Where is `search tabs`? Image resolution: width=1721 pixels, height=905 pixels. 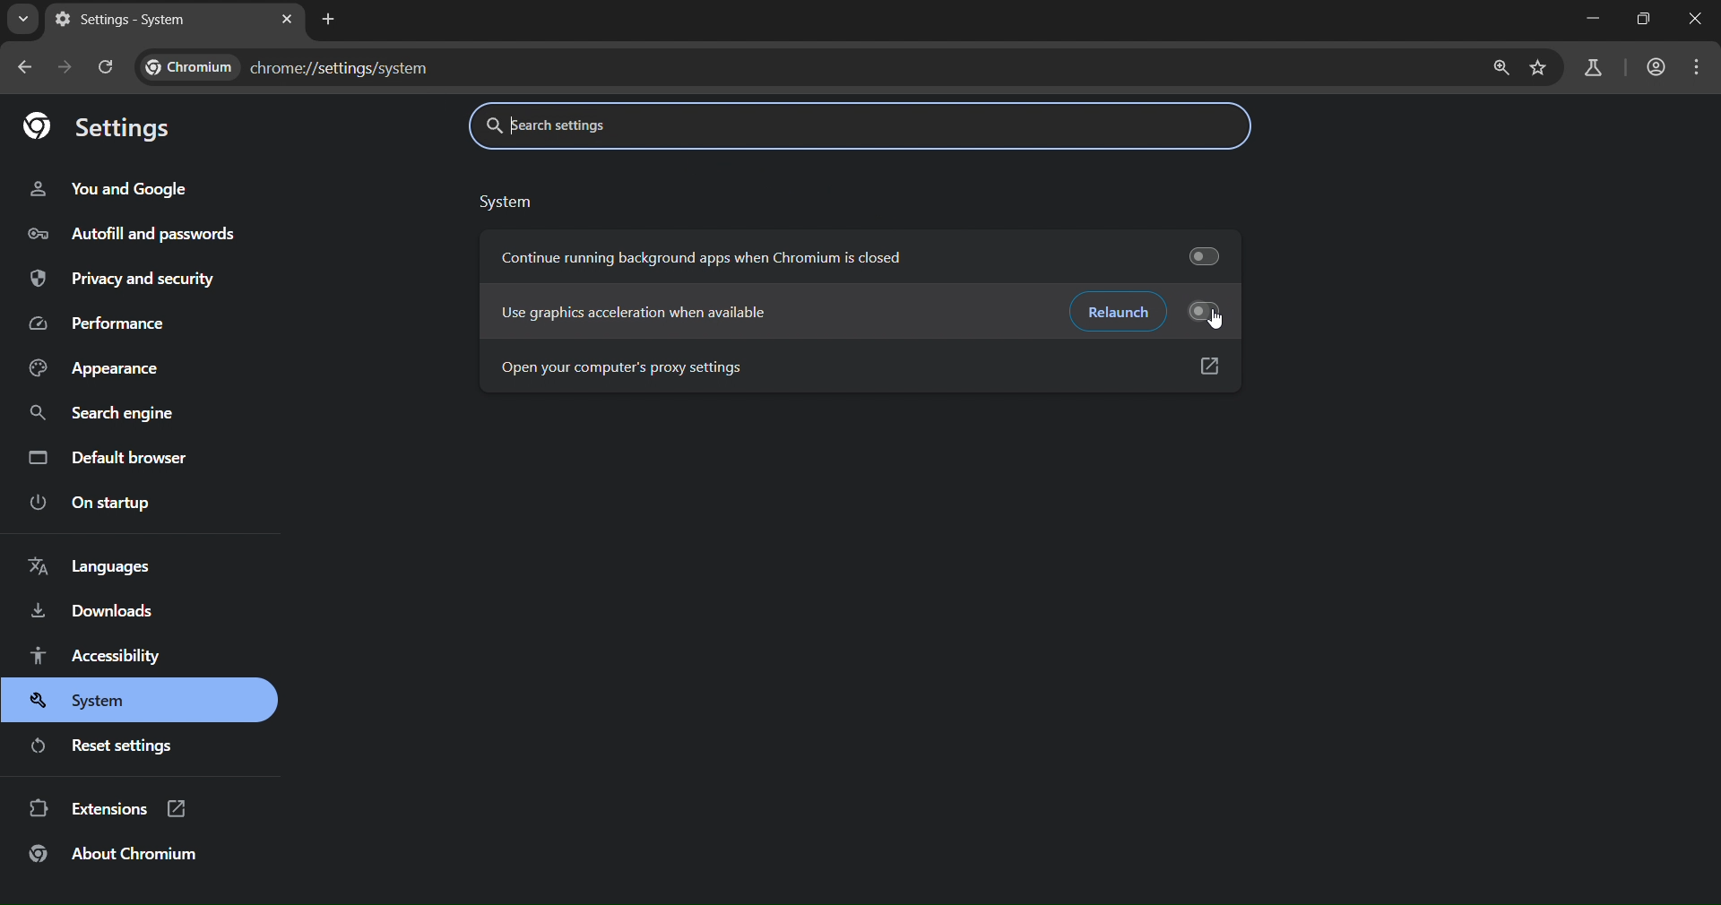
search tabs is located at coordinates (22, 22).